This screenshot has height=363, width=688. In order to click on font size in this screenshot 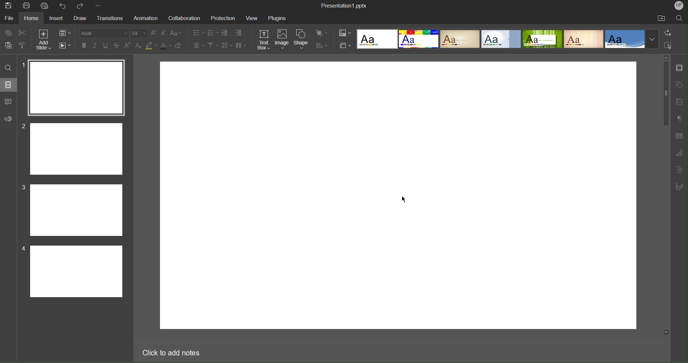, I will do `click(139, 33)`.